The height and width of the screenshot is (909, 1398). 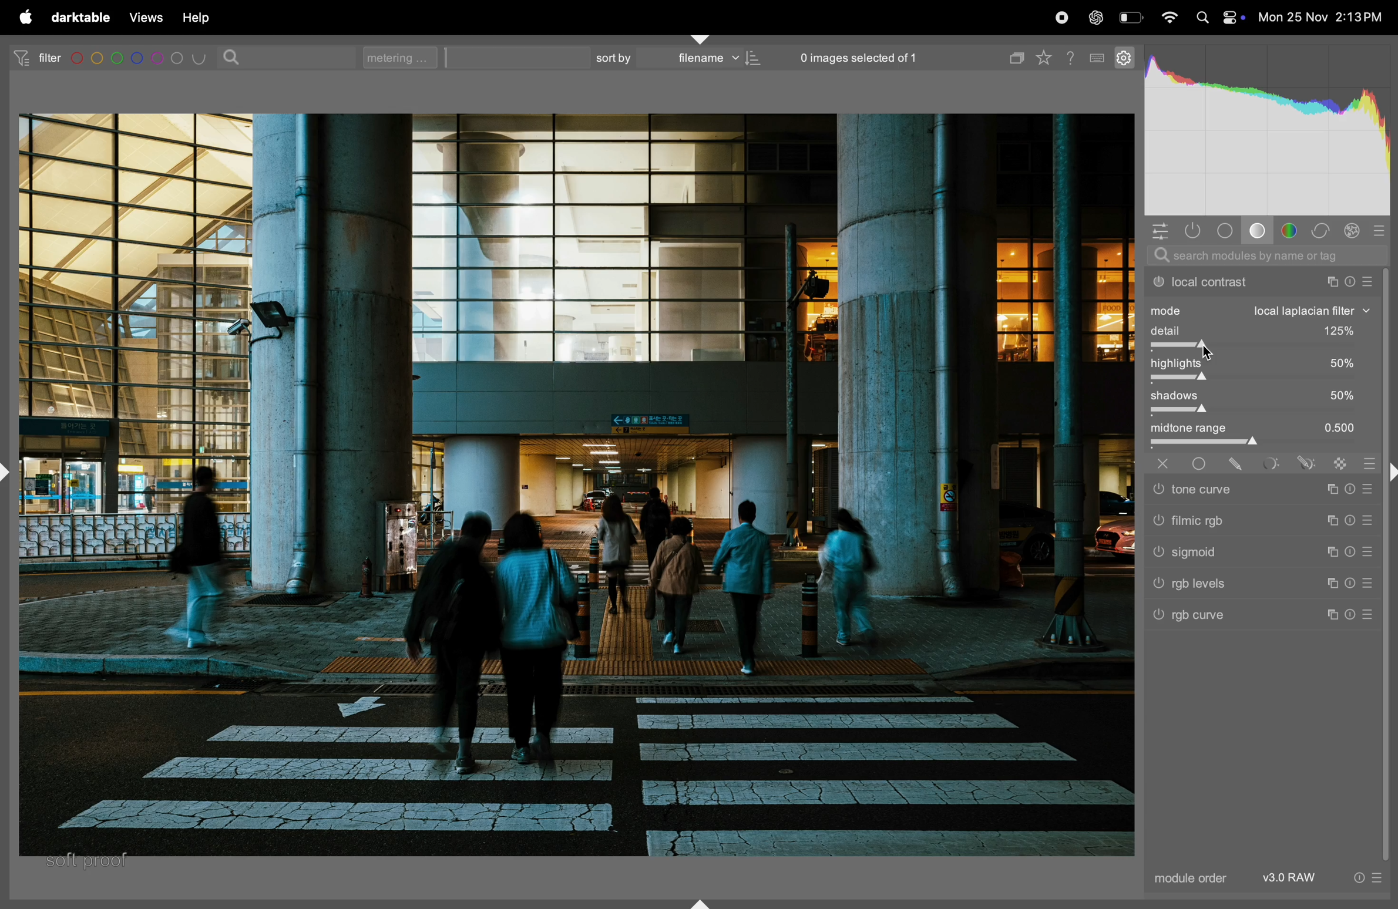 I want to click on apple menu, so click(x=22, y=17).